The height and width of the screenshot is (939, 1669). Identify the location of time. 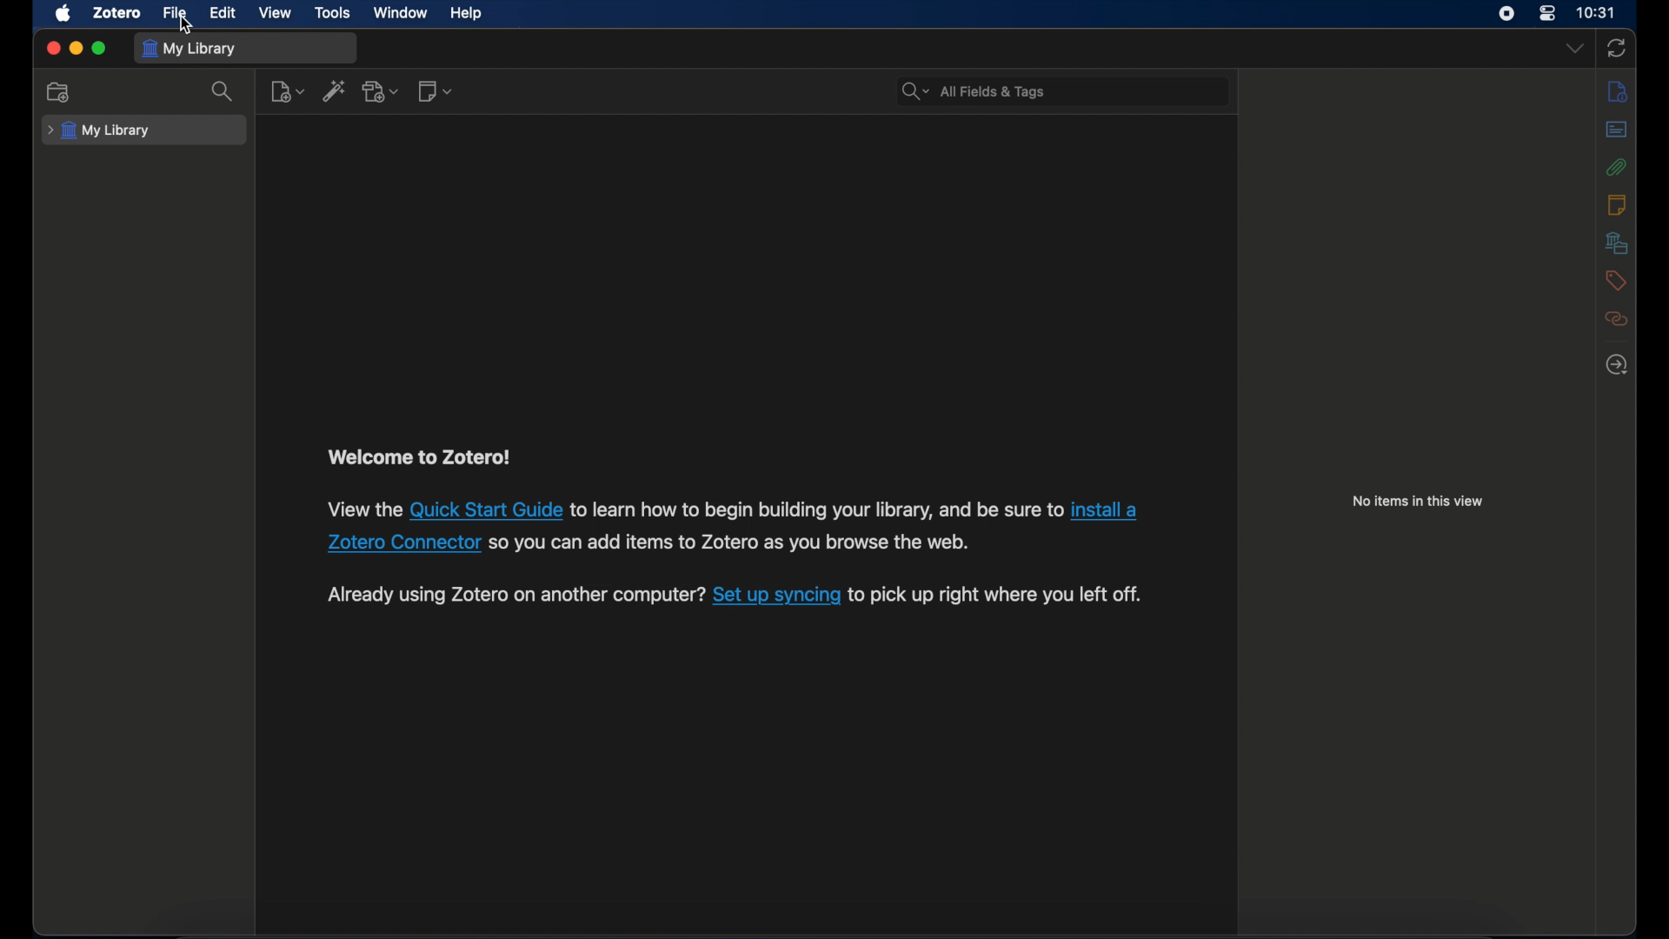
(1597, 11).